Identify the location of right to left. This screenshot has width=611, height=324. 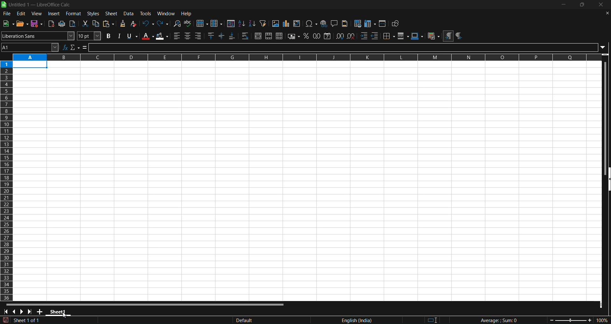
(459, 36).